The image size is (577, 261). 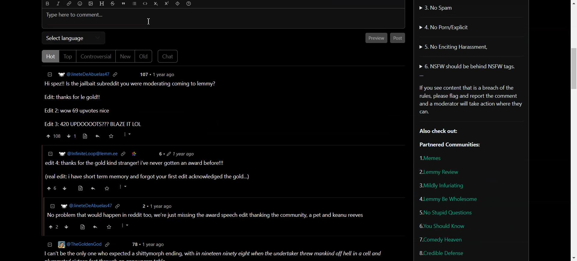 What do you see at coordinates (90, 206) in the screenshot?
I see `] WP @JineteDeAbuelas47` at bounding box center [90, 206].